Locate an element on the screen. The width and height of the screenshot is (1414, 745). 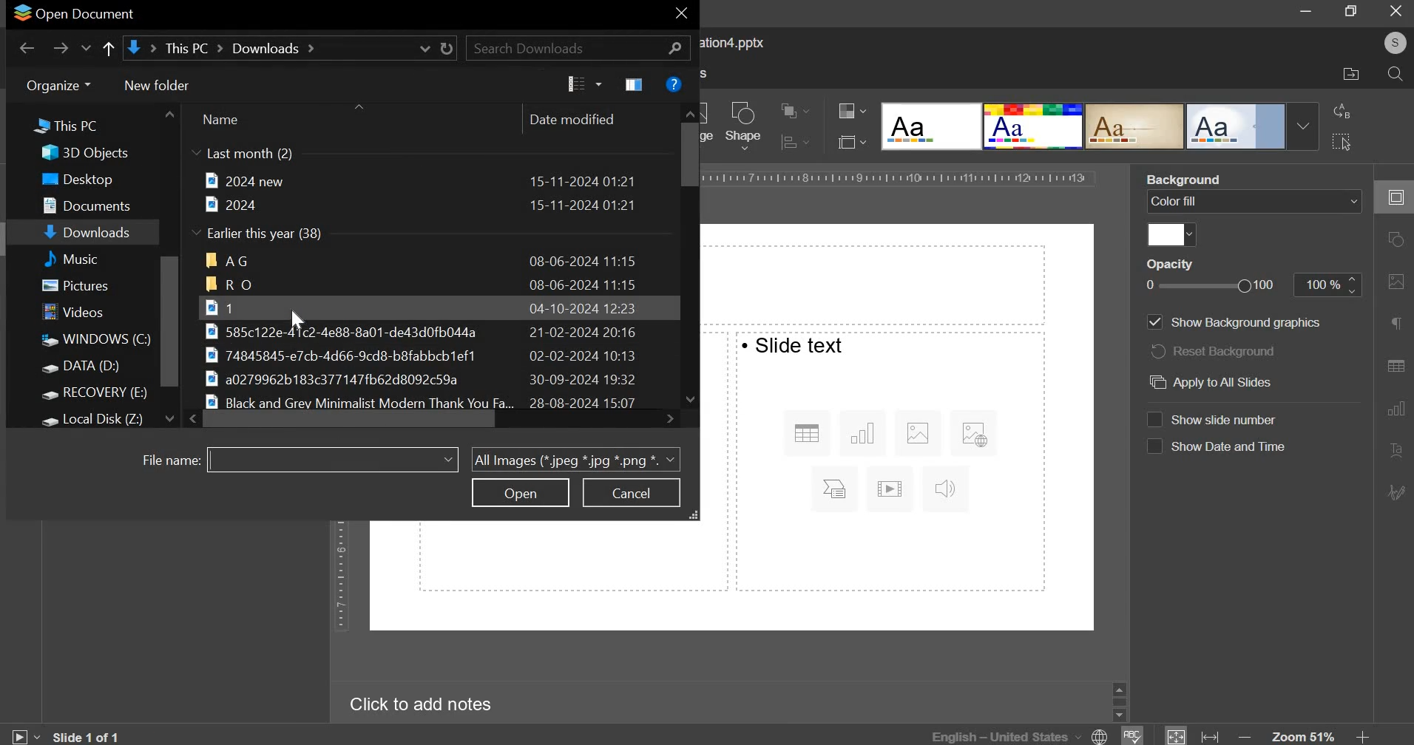
change color theme is located at coordinates (846, 112).